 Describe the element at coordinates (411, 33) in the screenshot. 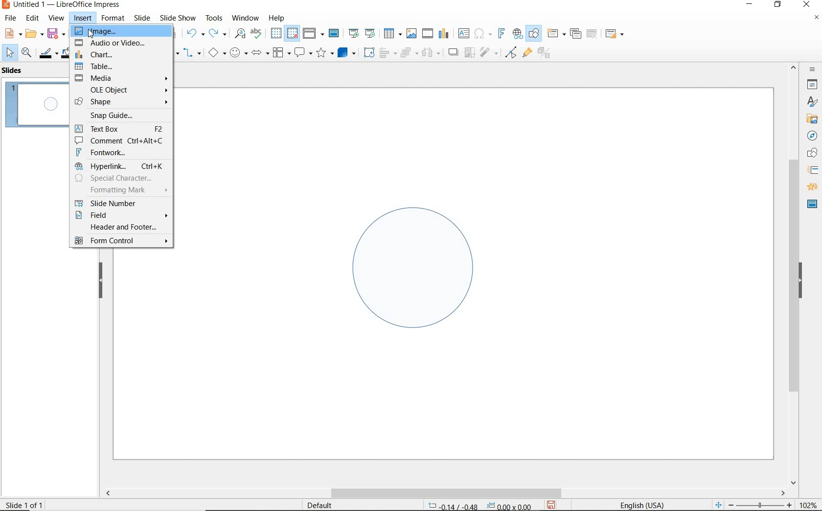

I see `insert image` at that location.